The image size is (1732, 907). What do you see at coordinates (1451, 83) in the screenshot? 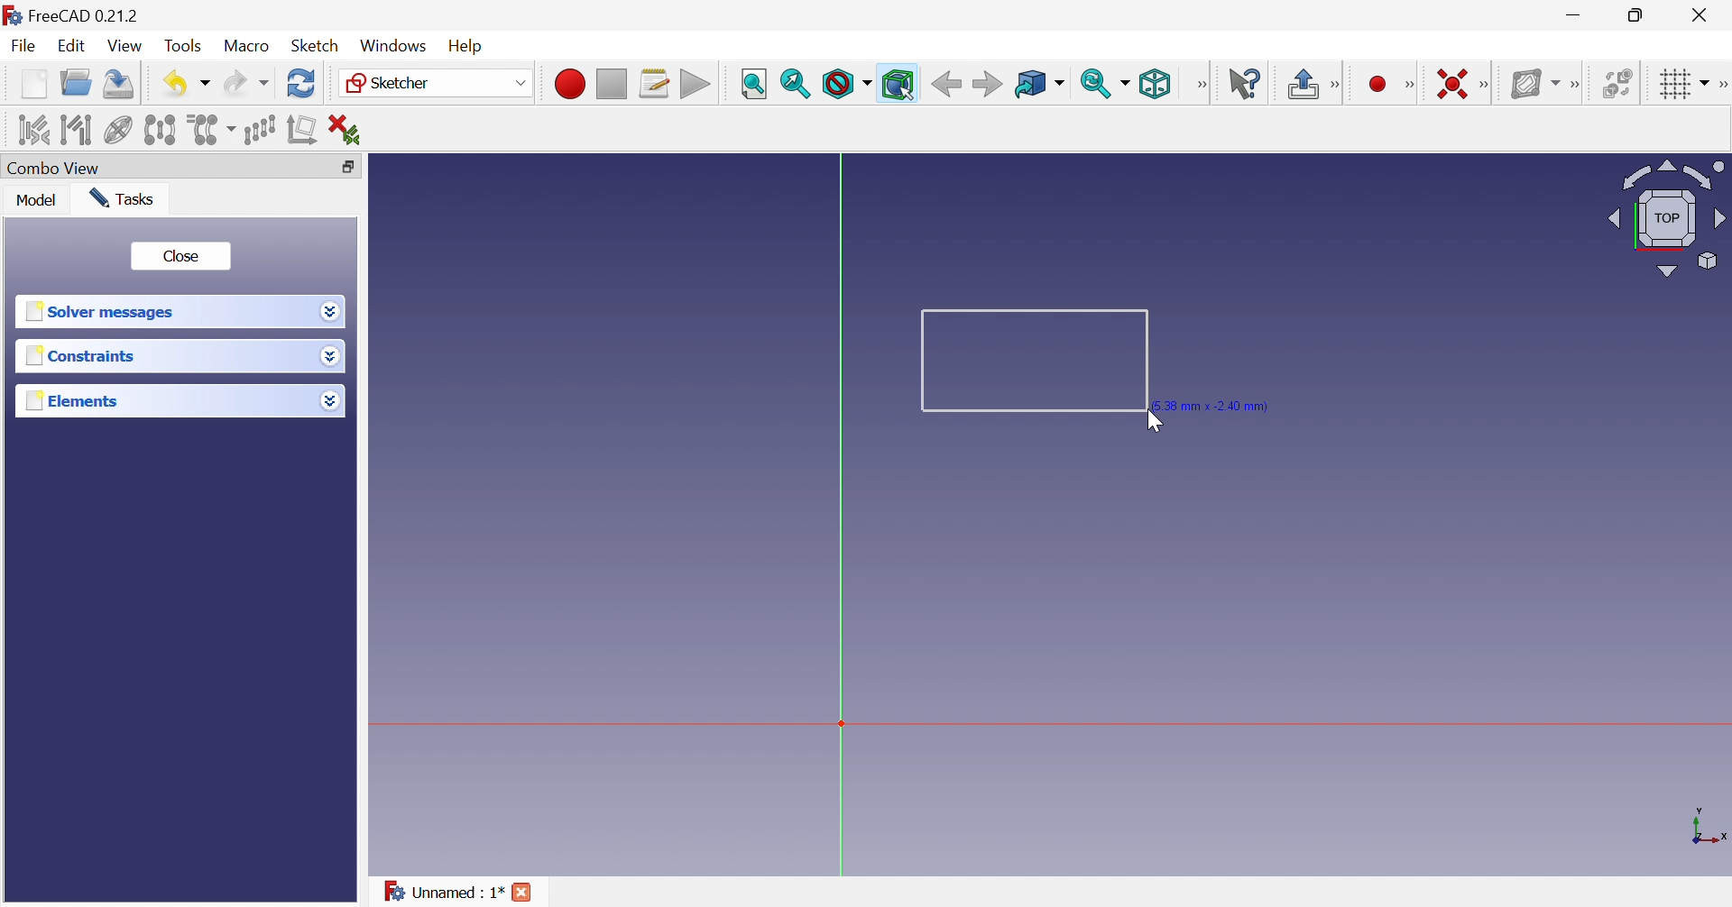
I see `Constrain coincident` at bounding box center [1451, 83].